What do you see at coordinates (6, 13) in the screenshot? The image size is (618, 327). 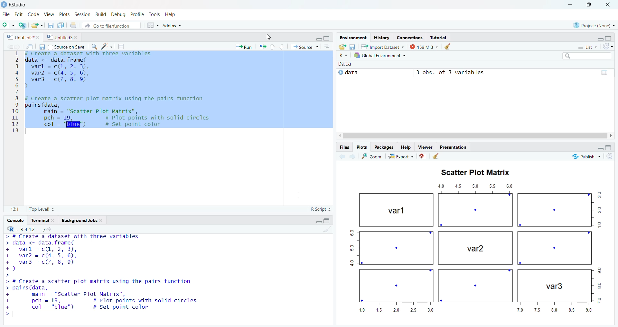 I see `File` at bounding box center [6, 13].